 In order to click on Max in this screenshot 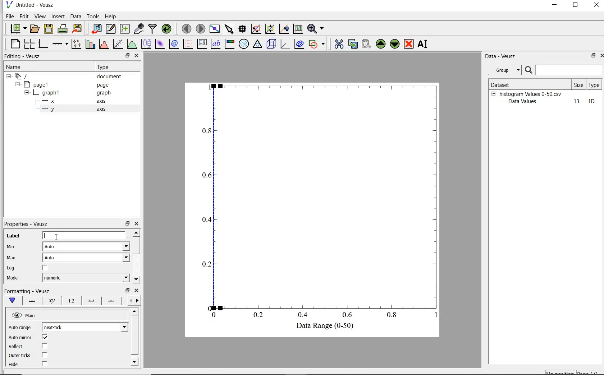, I will do `click(12, 258)`.